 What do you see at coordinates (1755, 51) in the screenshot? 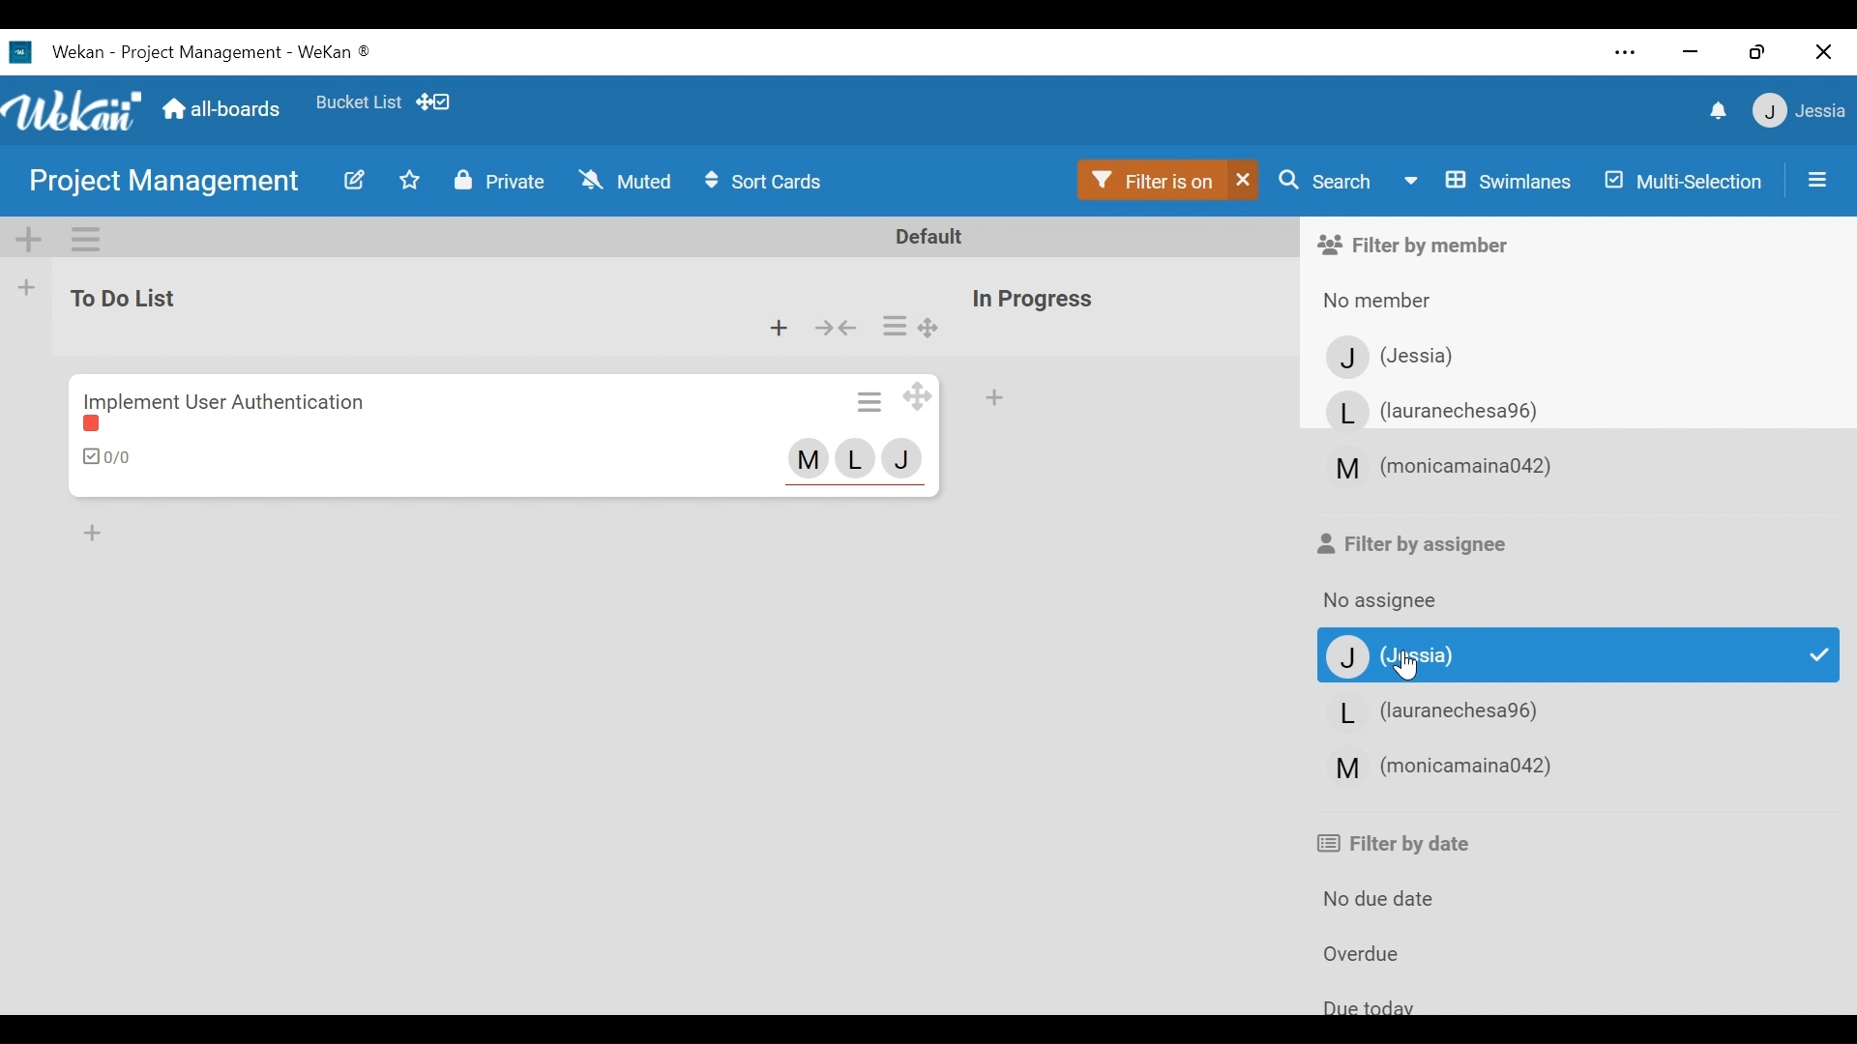
I see `Restore` at bounding box center [1755, 51].